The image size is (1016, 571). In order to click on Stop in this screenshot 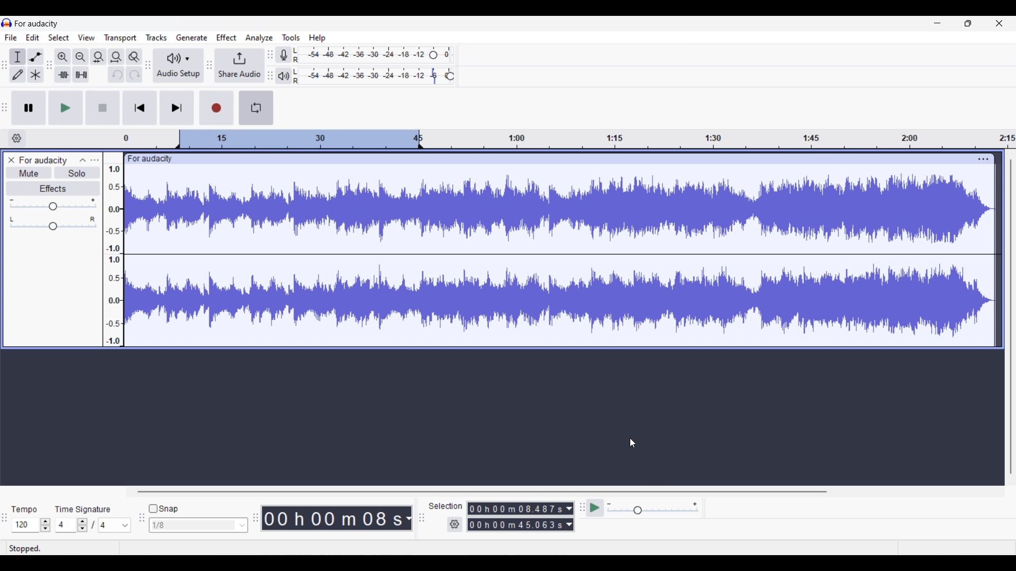, I will do `click(103, 107)`.